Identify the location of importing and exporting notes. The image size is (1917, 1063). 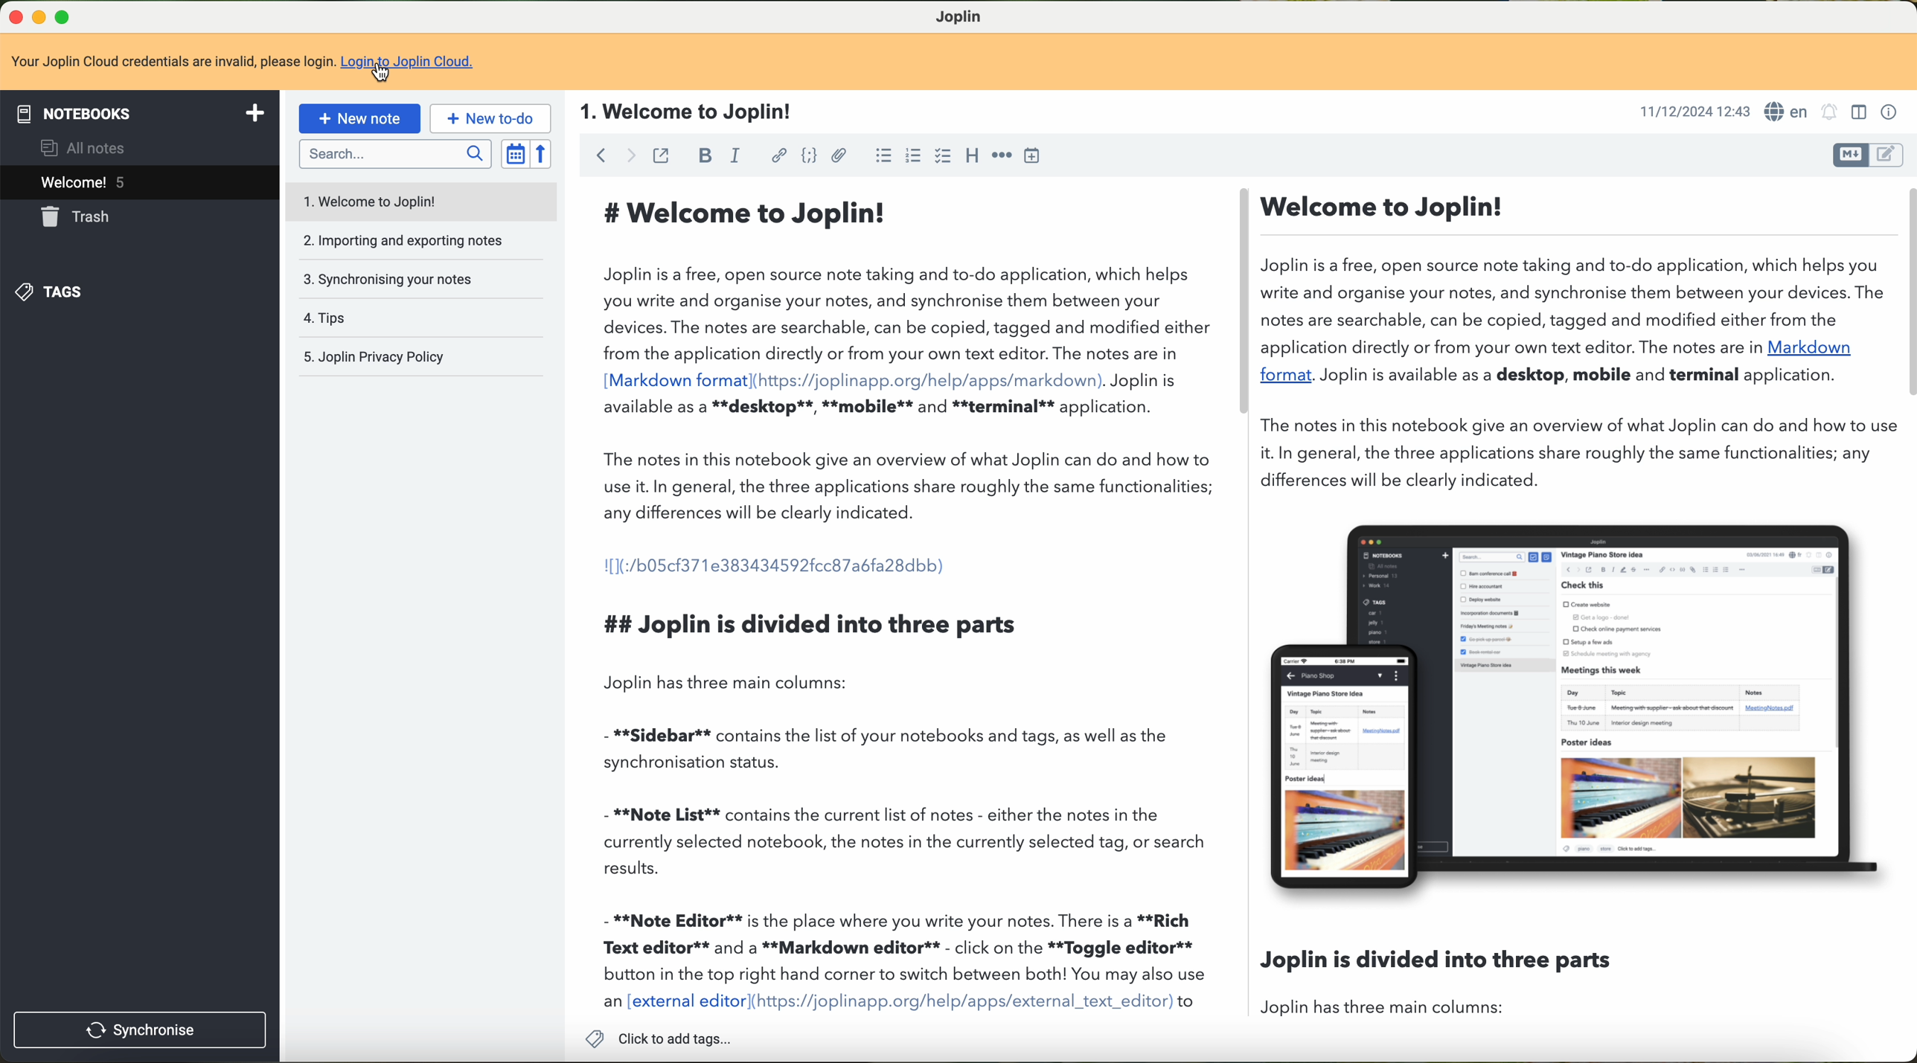
(423, 241).